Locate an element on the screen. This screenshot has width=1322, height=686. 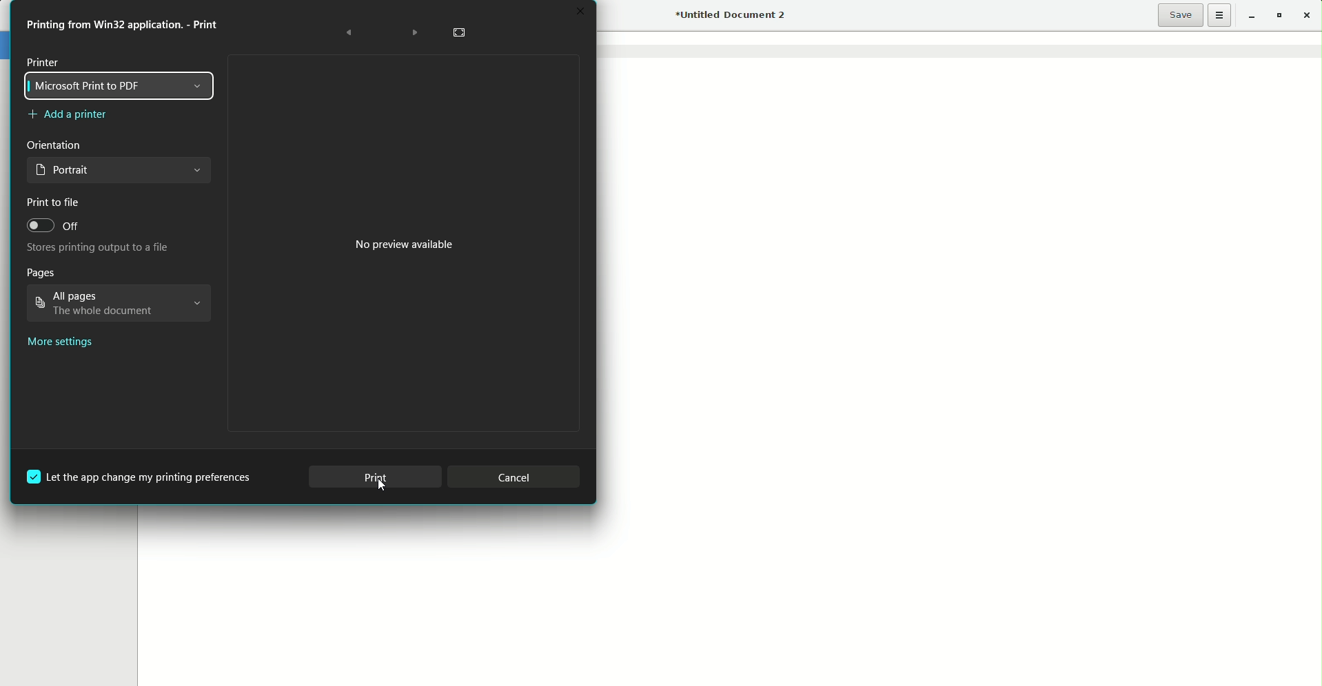
Close is located at coordinates (1310, 16).